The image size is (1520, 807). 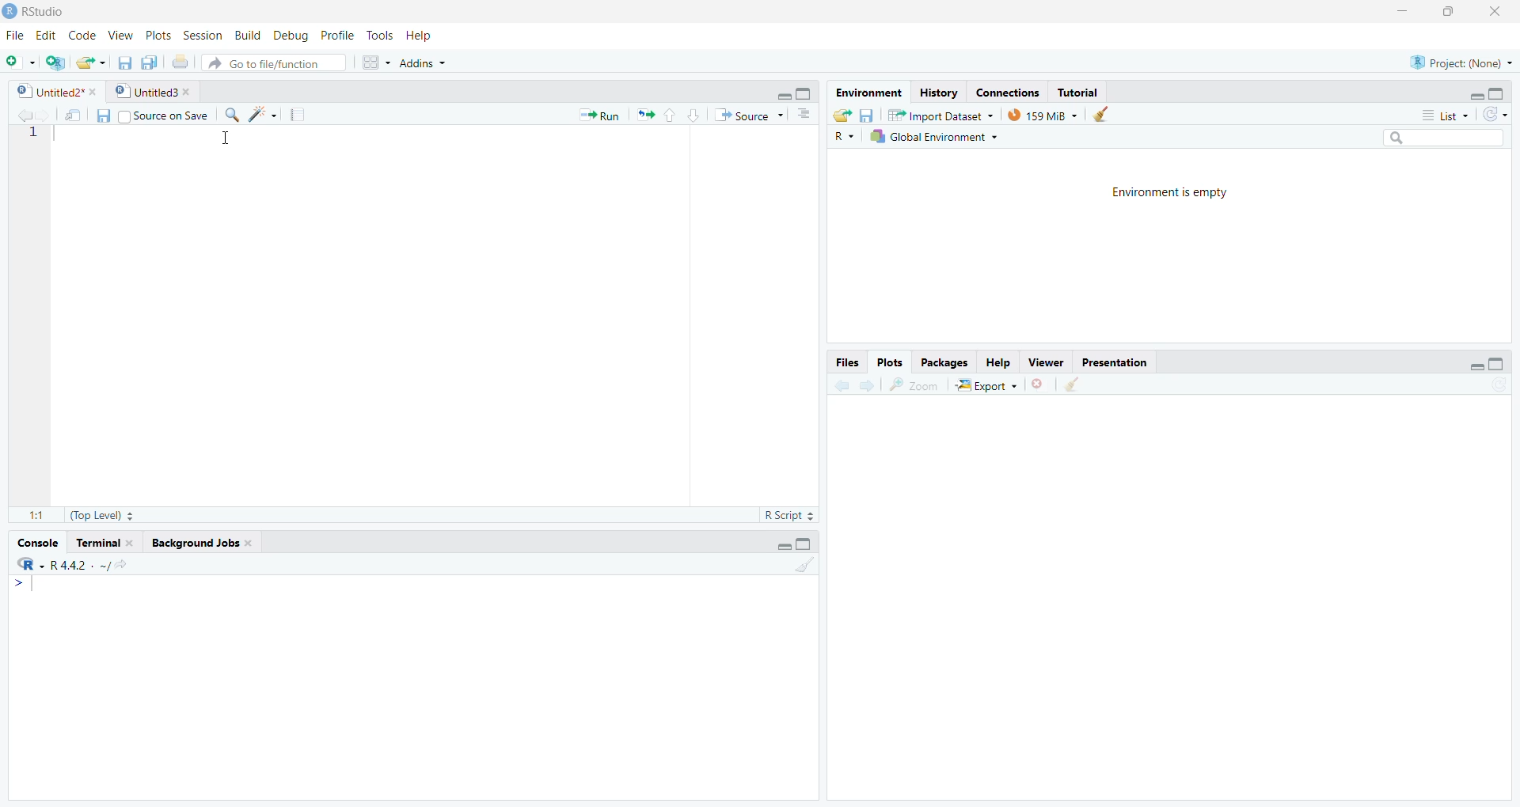 I want to click on Viewer, so click(x=1047, y=362).